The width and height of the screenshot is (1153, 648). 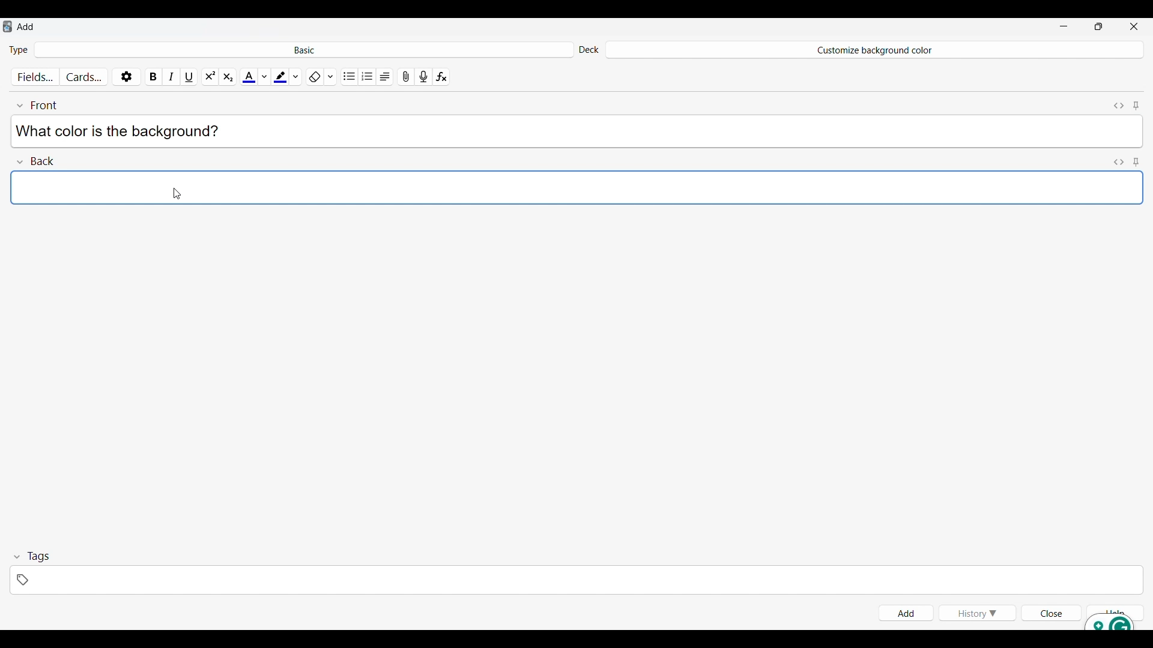 What do you see at coordinates (1136, 104) in the screenshot?
I see `Toggle sticky ` at bounding box center [1136, 104].